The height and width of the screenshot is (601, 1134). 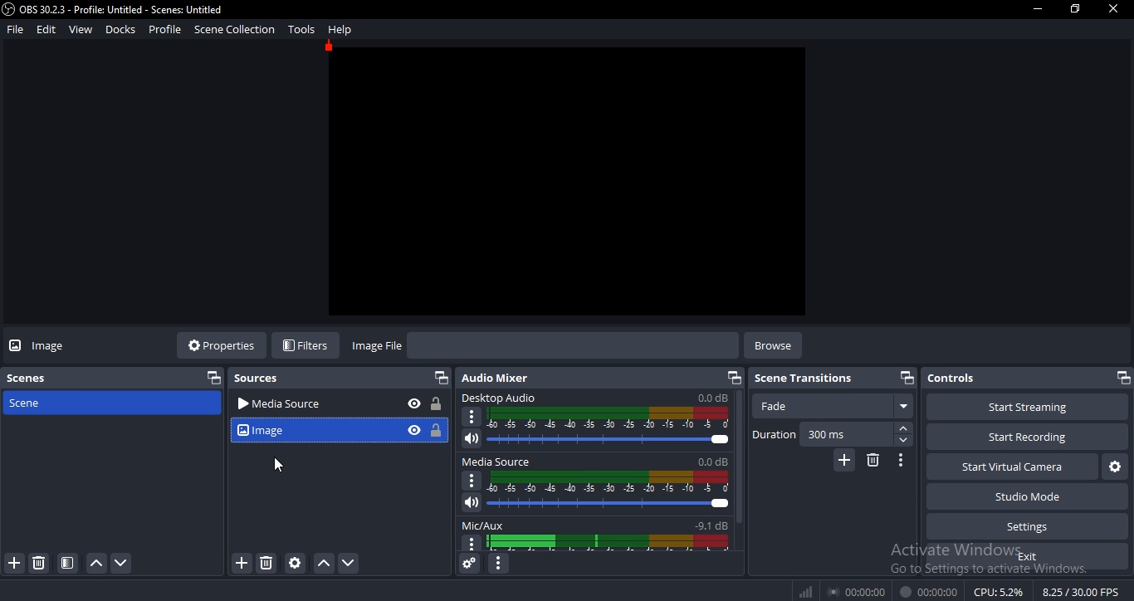 I want to click on volume slider, so click(x=592, y=439).